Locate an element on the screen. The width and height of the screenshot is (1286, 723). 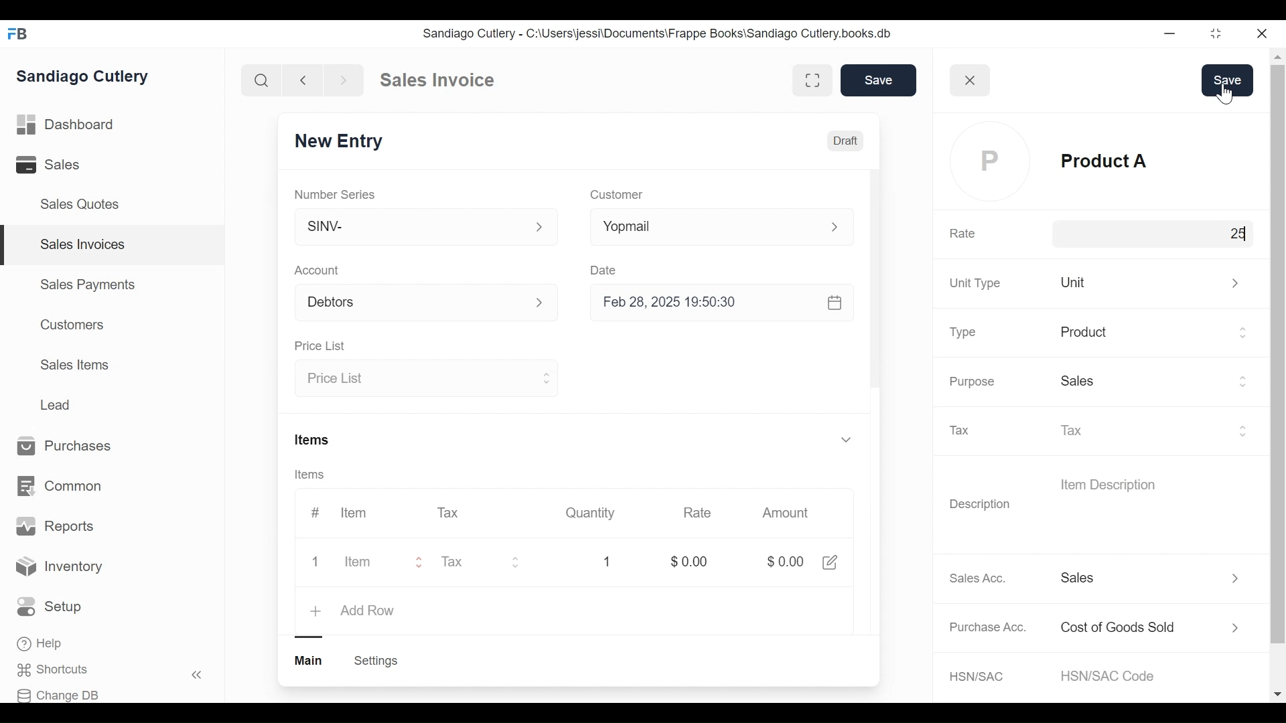
Setup is located at coordinates (50, 607).